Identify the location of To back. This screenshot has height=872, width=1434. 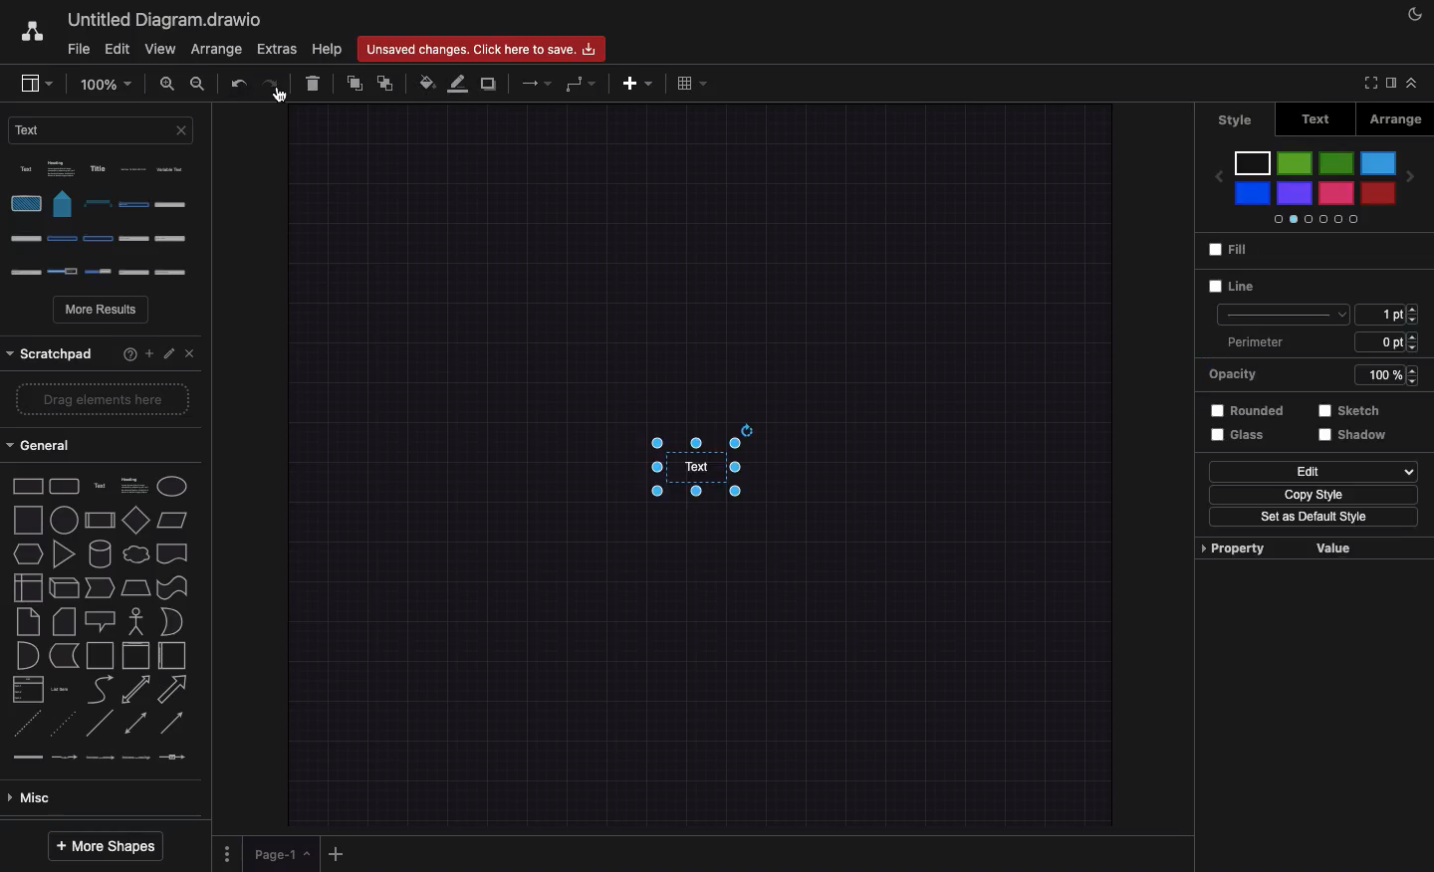
(387, 83).